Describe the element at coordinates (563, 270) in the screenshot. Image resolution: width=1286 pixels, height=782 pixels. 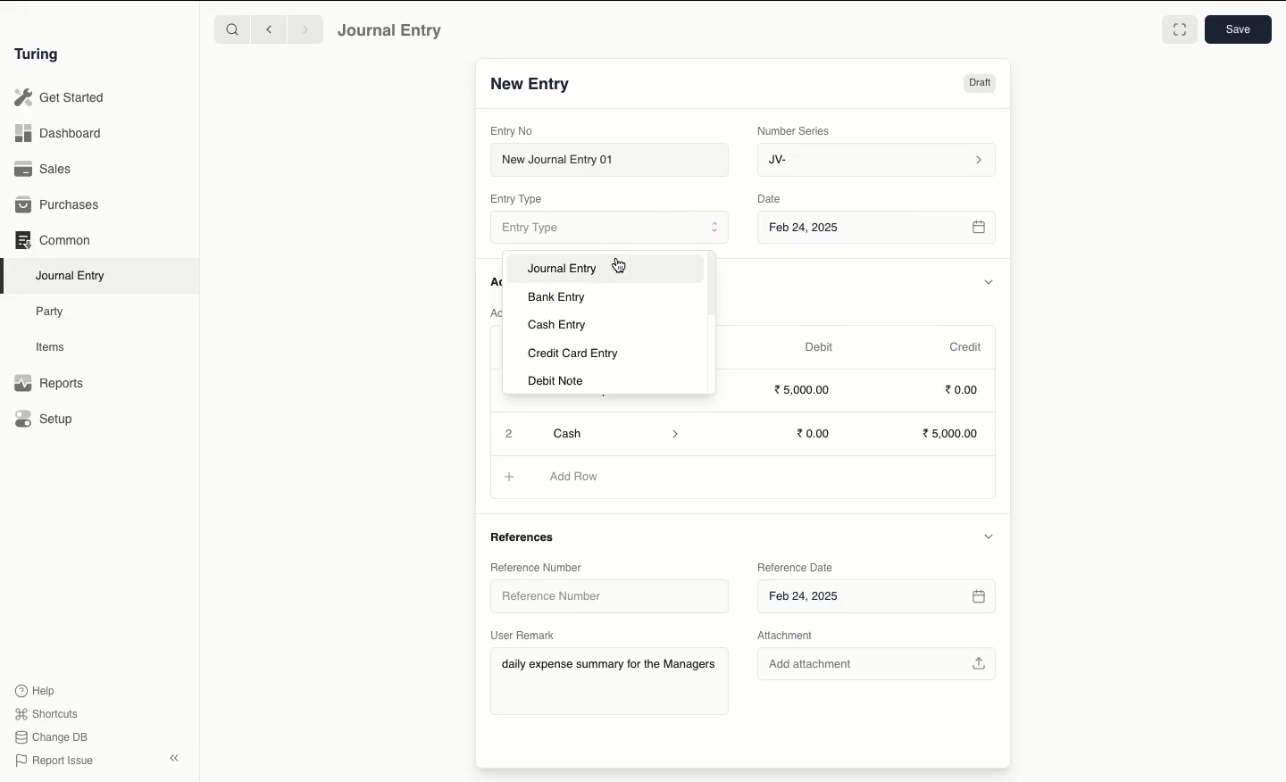
I see `Journal Entry` at that location.